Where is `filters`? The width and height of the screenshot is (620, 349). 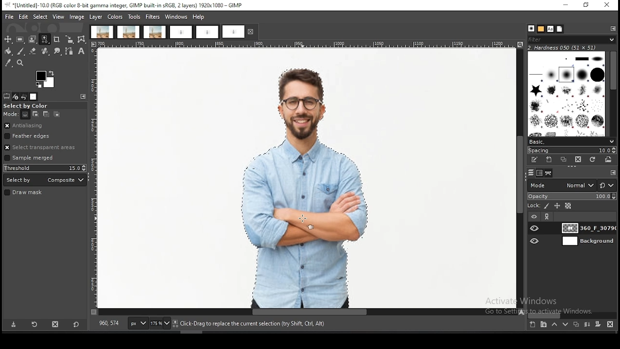 filters is located at coordinates (153, 17).